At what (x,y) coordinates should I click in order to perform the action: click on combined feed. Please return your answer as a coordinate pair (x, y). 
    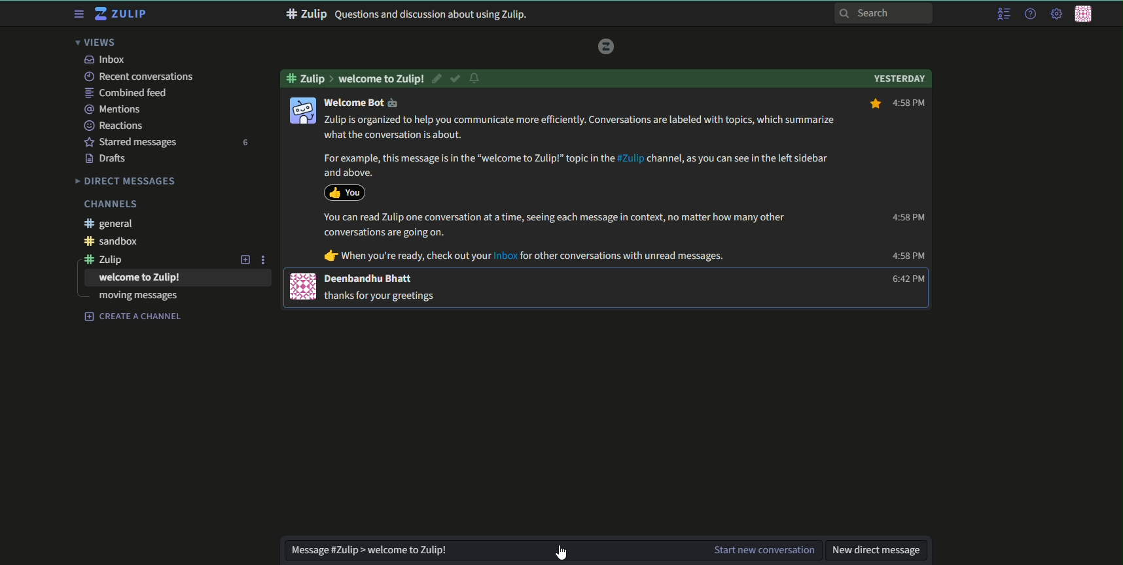
    Looking at the image, I should click on (128, 93).